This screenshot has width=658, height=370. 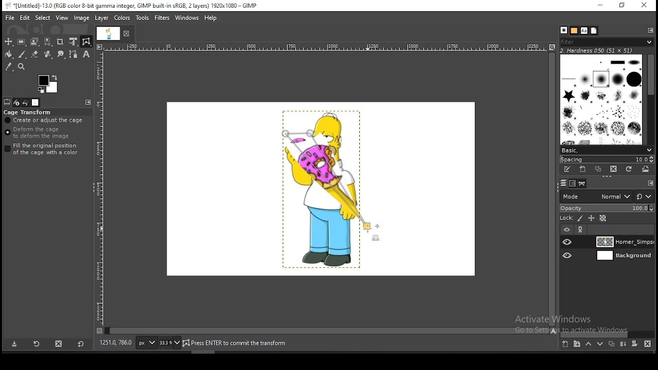 What do you see at coordinates (86, 42) in the screenshot?
I see `cage transform` at bounding box center [86, 42].